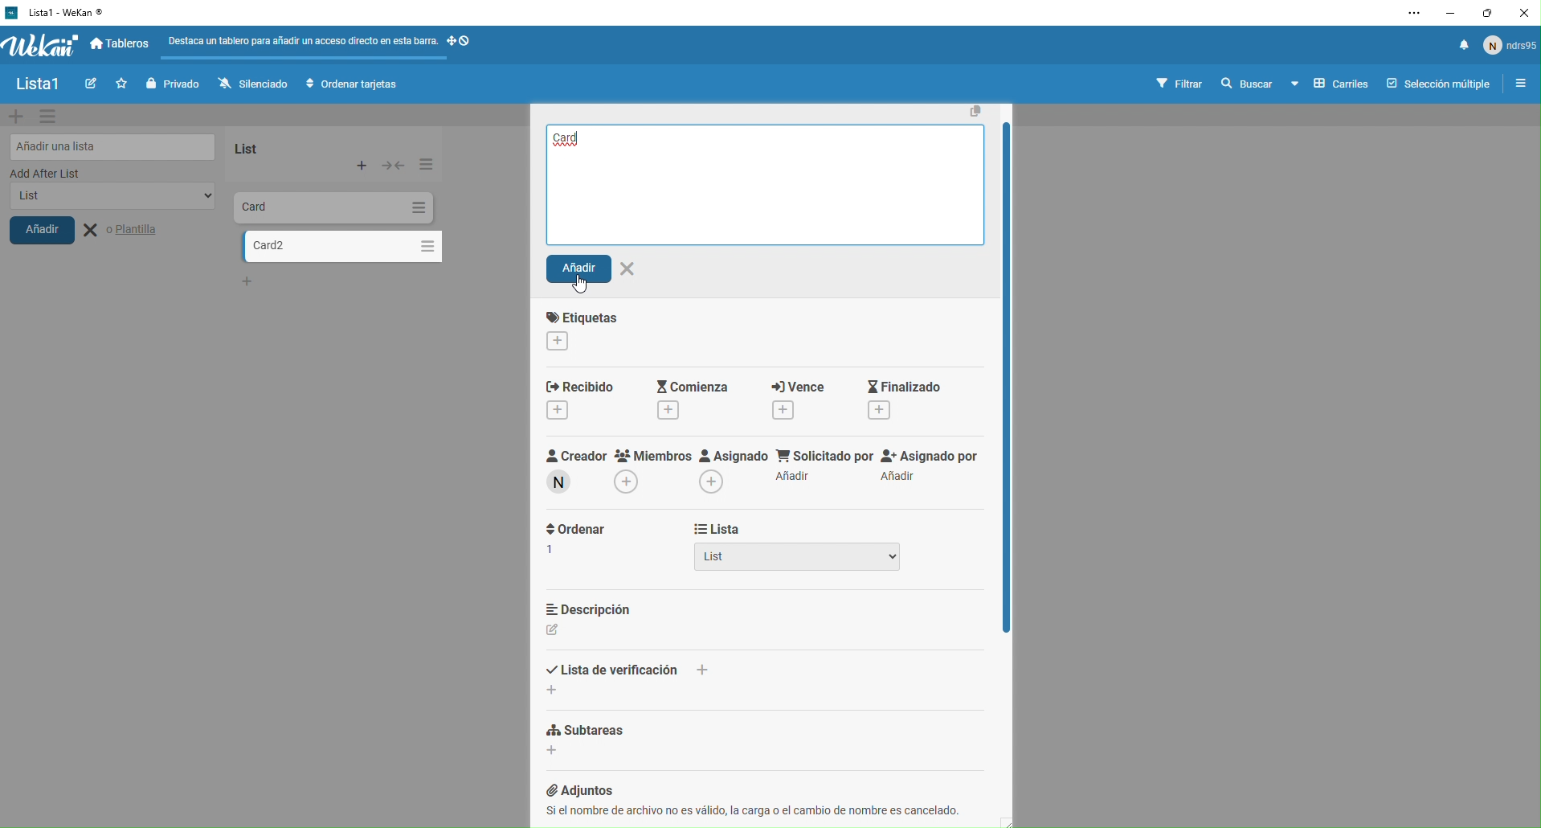 This screenshot has width=1541, height=828. Describe the element at coordinates (1406, 14) in the screenshot. I see `settings` at that location.